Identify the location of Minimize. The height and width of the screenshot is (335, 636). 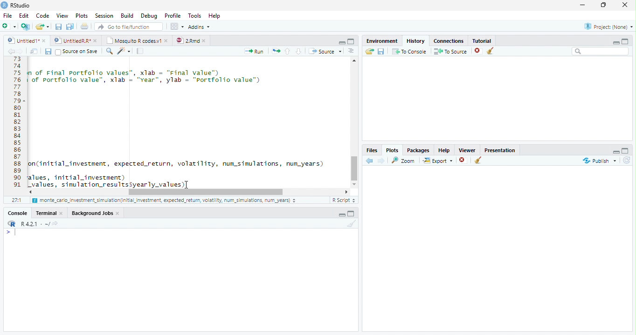
(584, 6).